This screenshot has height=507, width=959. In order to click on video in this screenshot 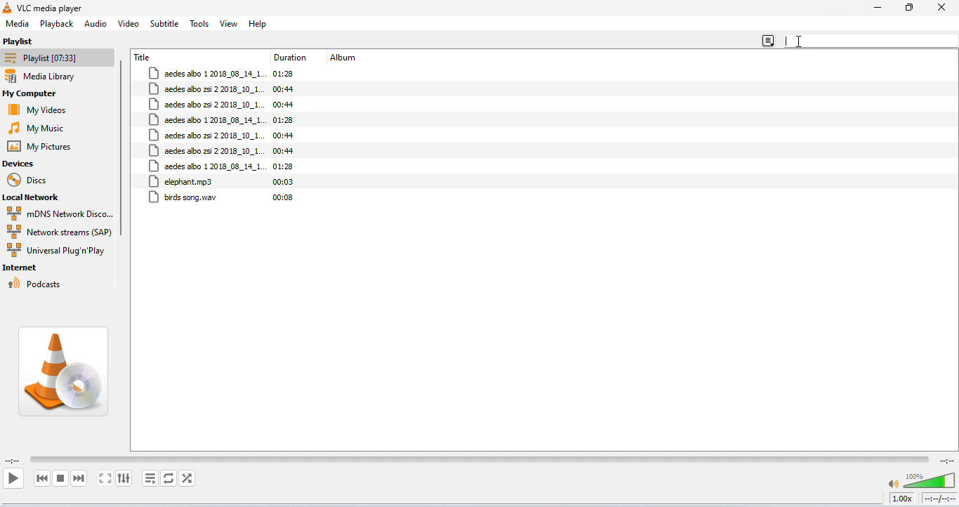, I will do `click(128, 22)`.